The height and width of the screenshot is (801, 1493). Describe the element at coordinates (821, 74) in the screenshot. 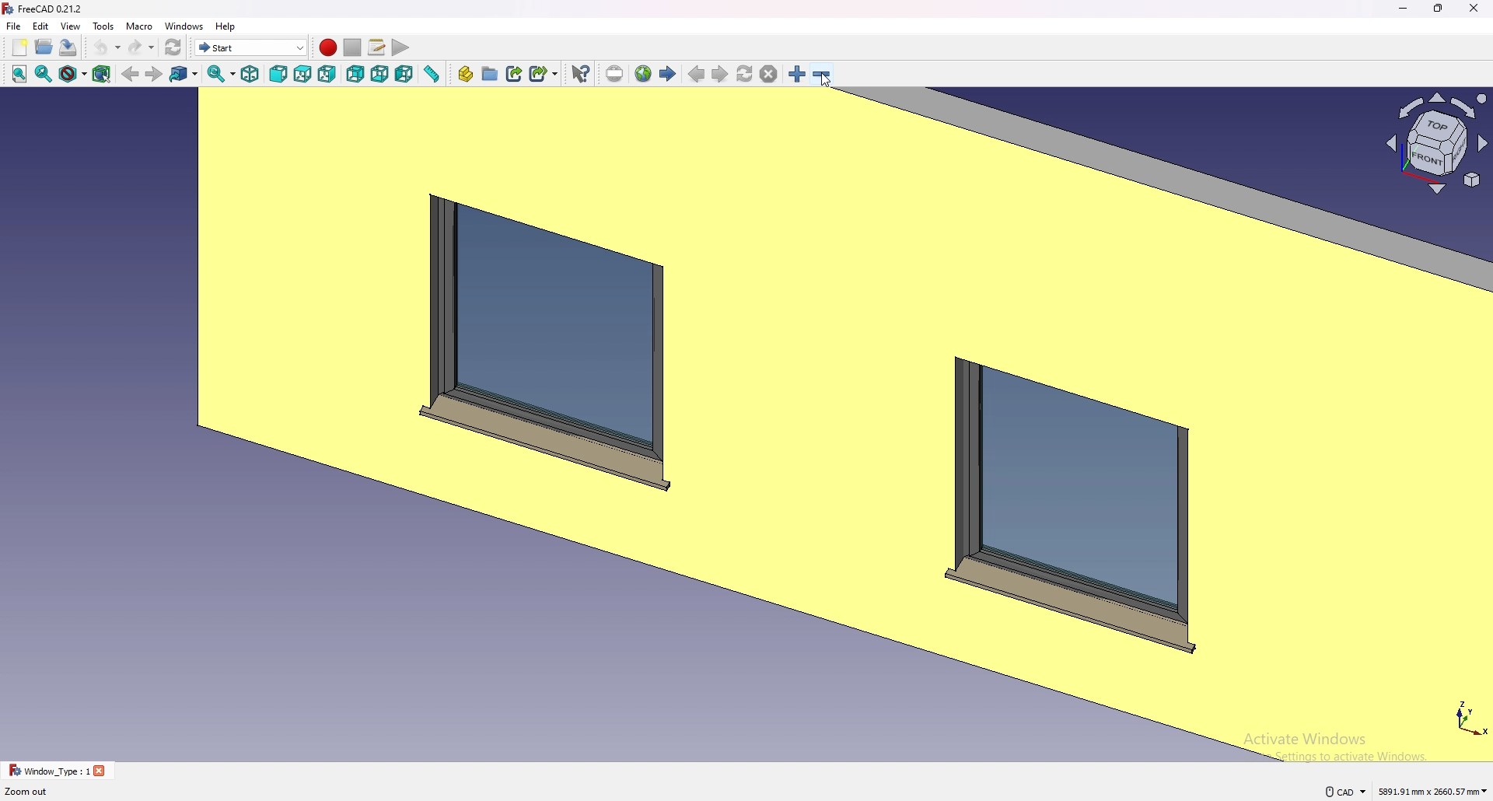

I see `zoom out` at that location.